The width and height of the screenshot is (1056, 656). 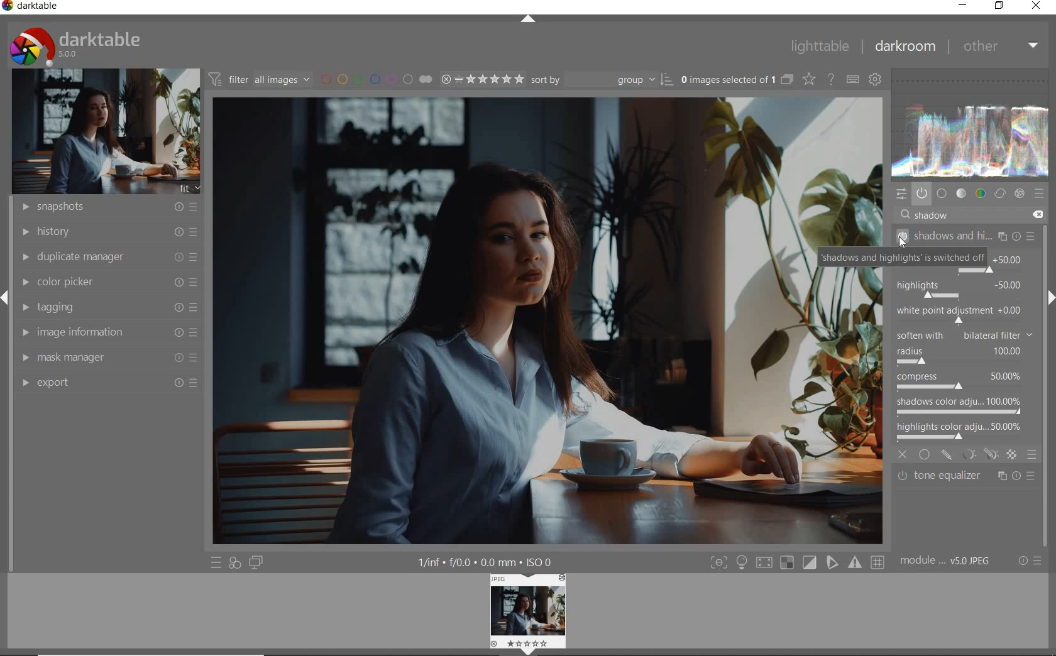 I want to click on darkroom, so click(x=904, y=47).